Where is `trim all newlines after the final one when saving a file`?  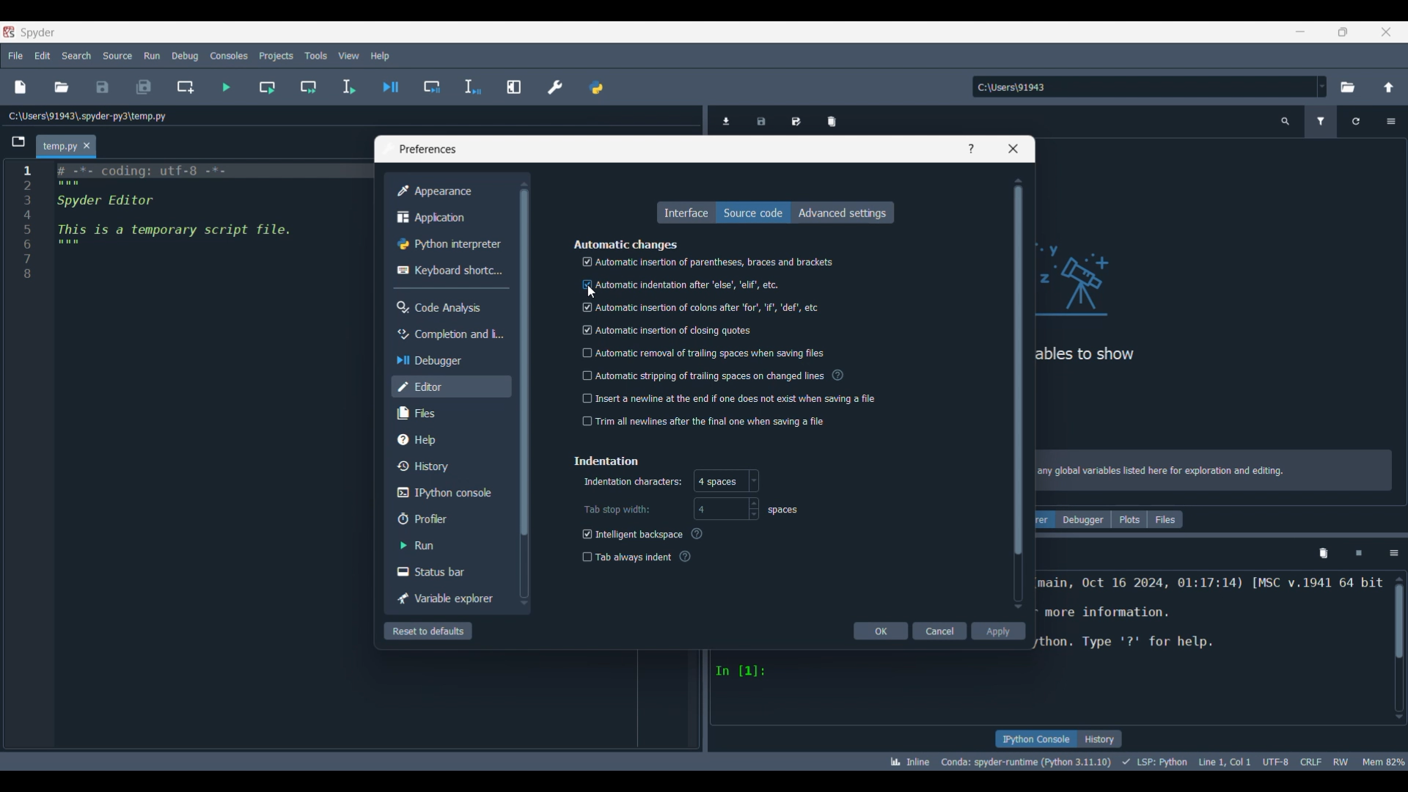
trim all newlines after the final one when saving a file is located at coordinates (705, 421).